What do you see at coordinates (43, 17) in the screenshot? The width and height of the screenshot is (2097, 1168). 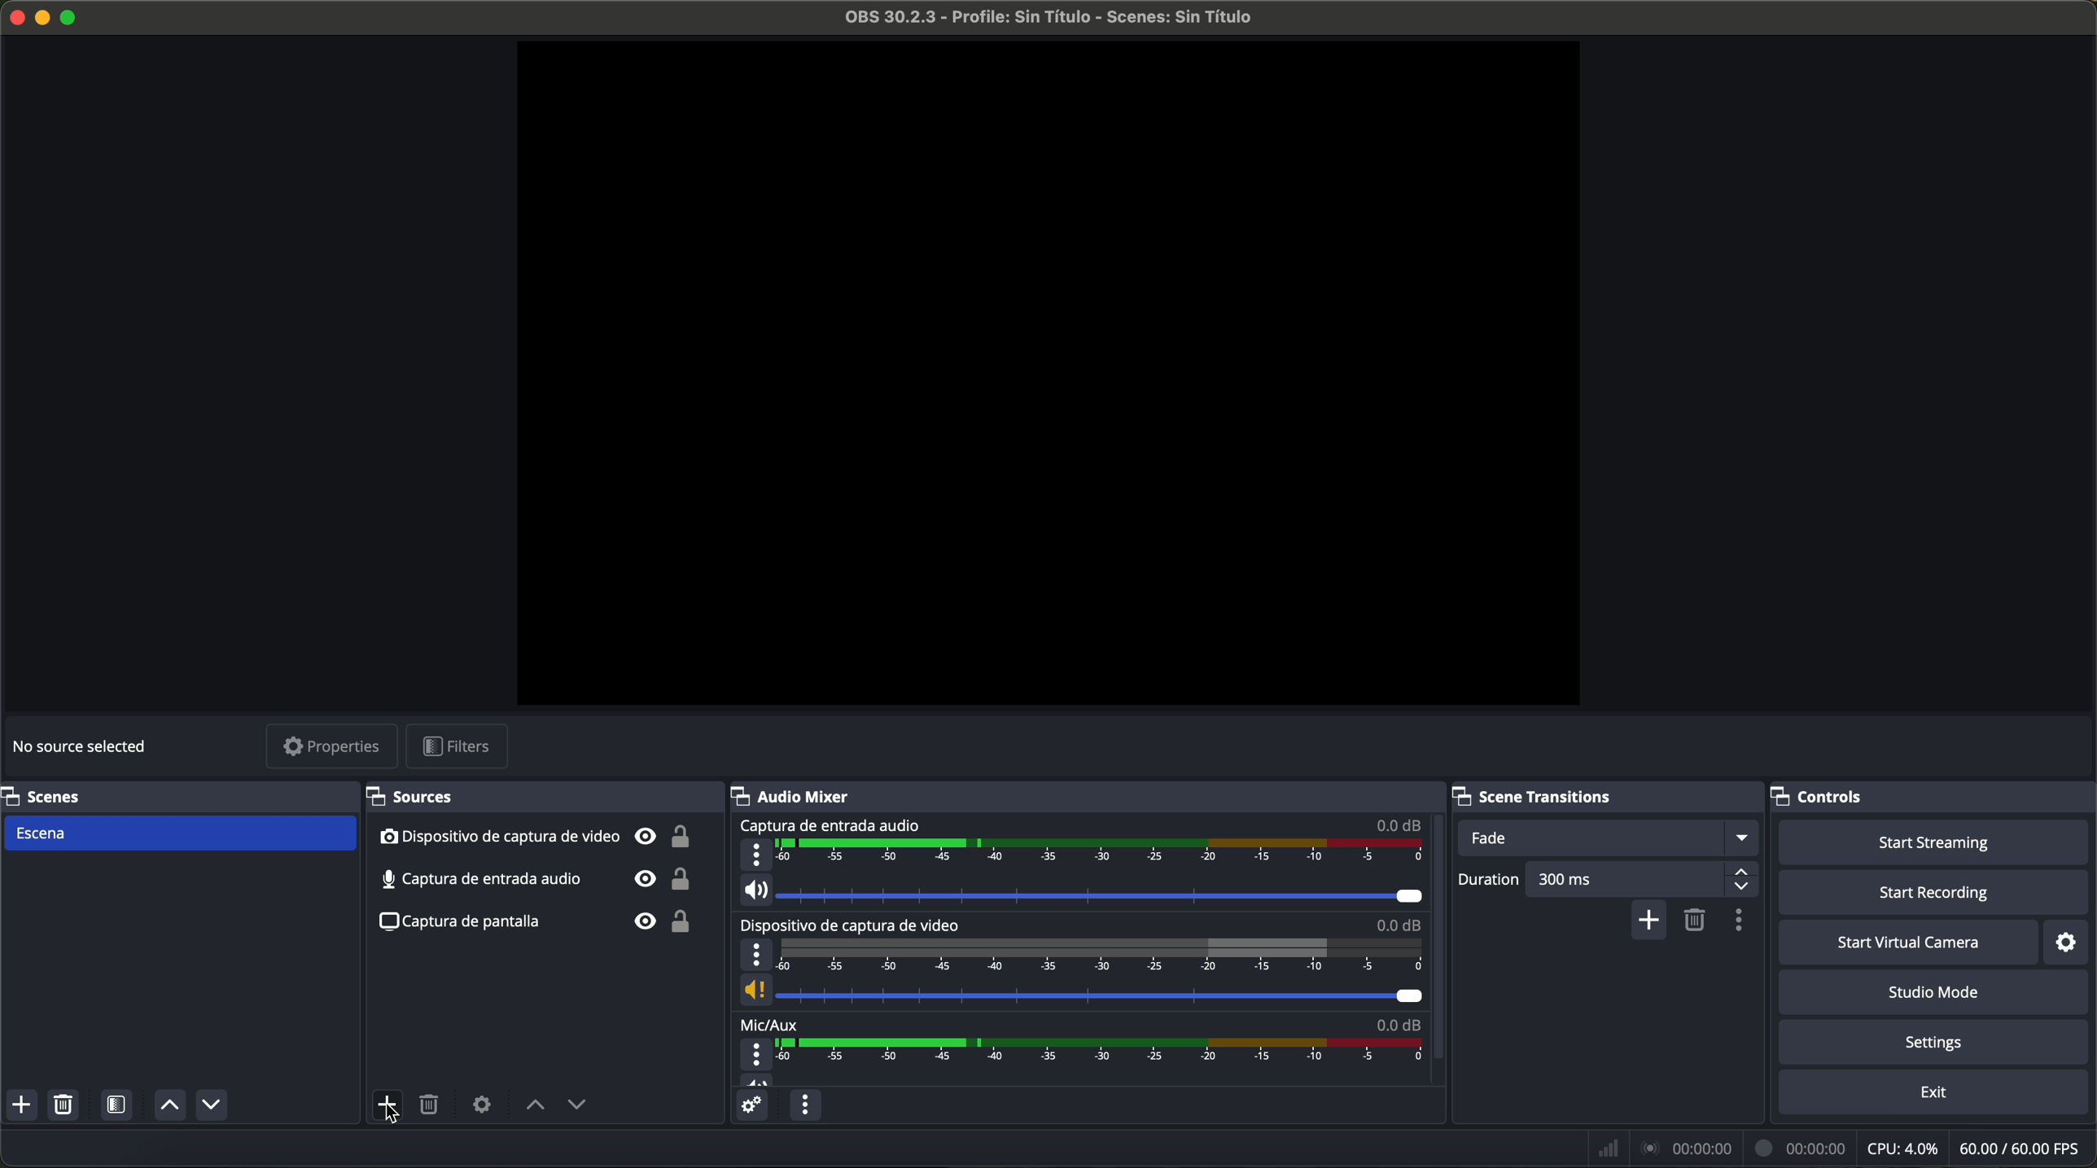 I see `minimize program` at bounding box center [43, 17].